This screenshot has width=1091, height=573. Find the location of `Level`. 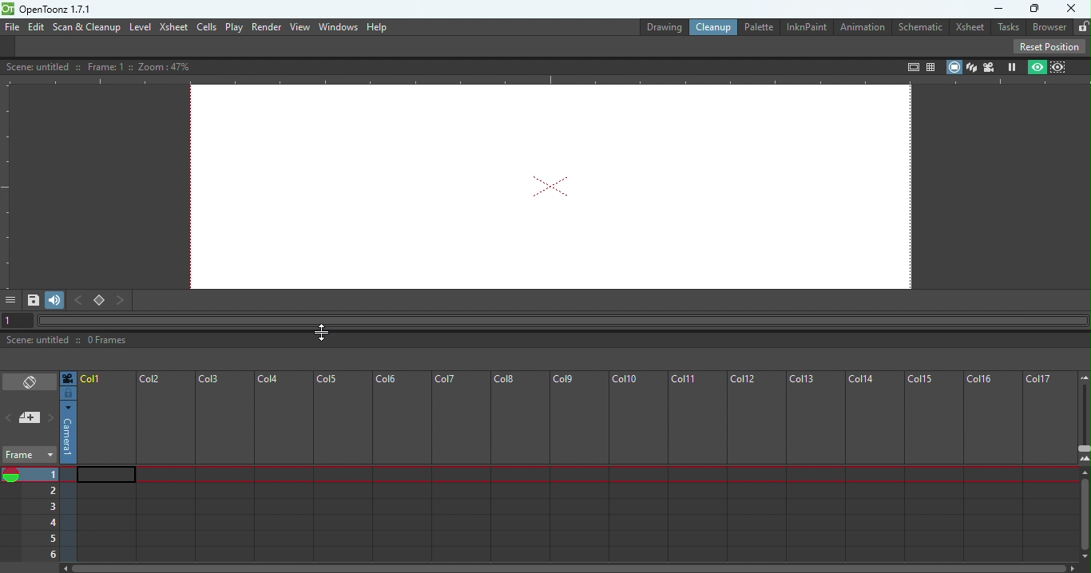

Level is located at coordinates (141, 26).